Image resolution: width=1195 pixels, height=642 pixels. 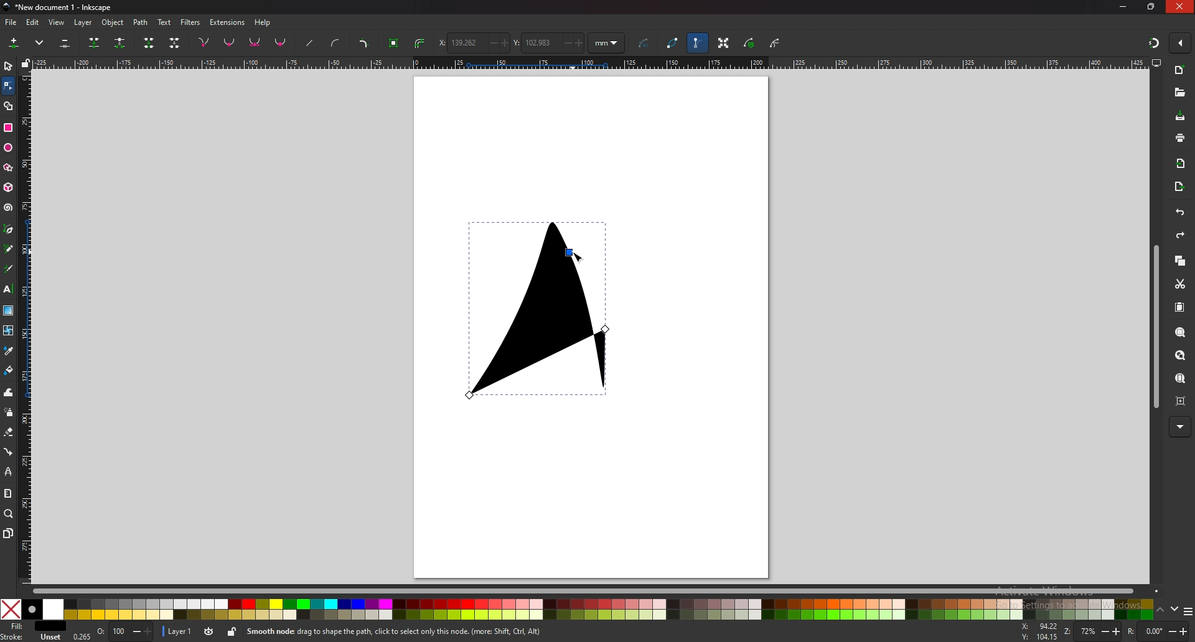 I want to click on redo, so click(x=1180, y=235).